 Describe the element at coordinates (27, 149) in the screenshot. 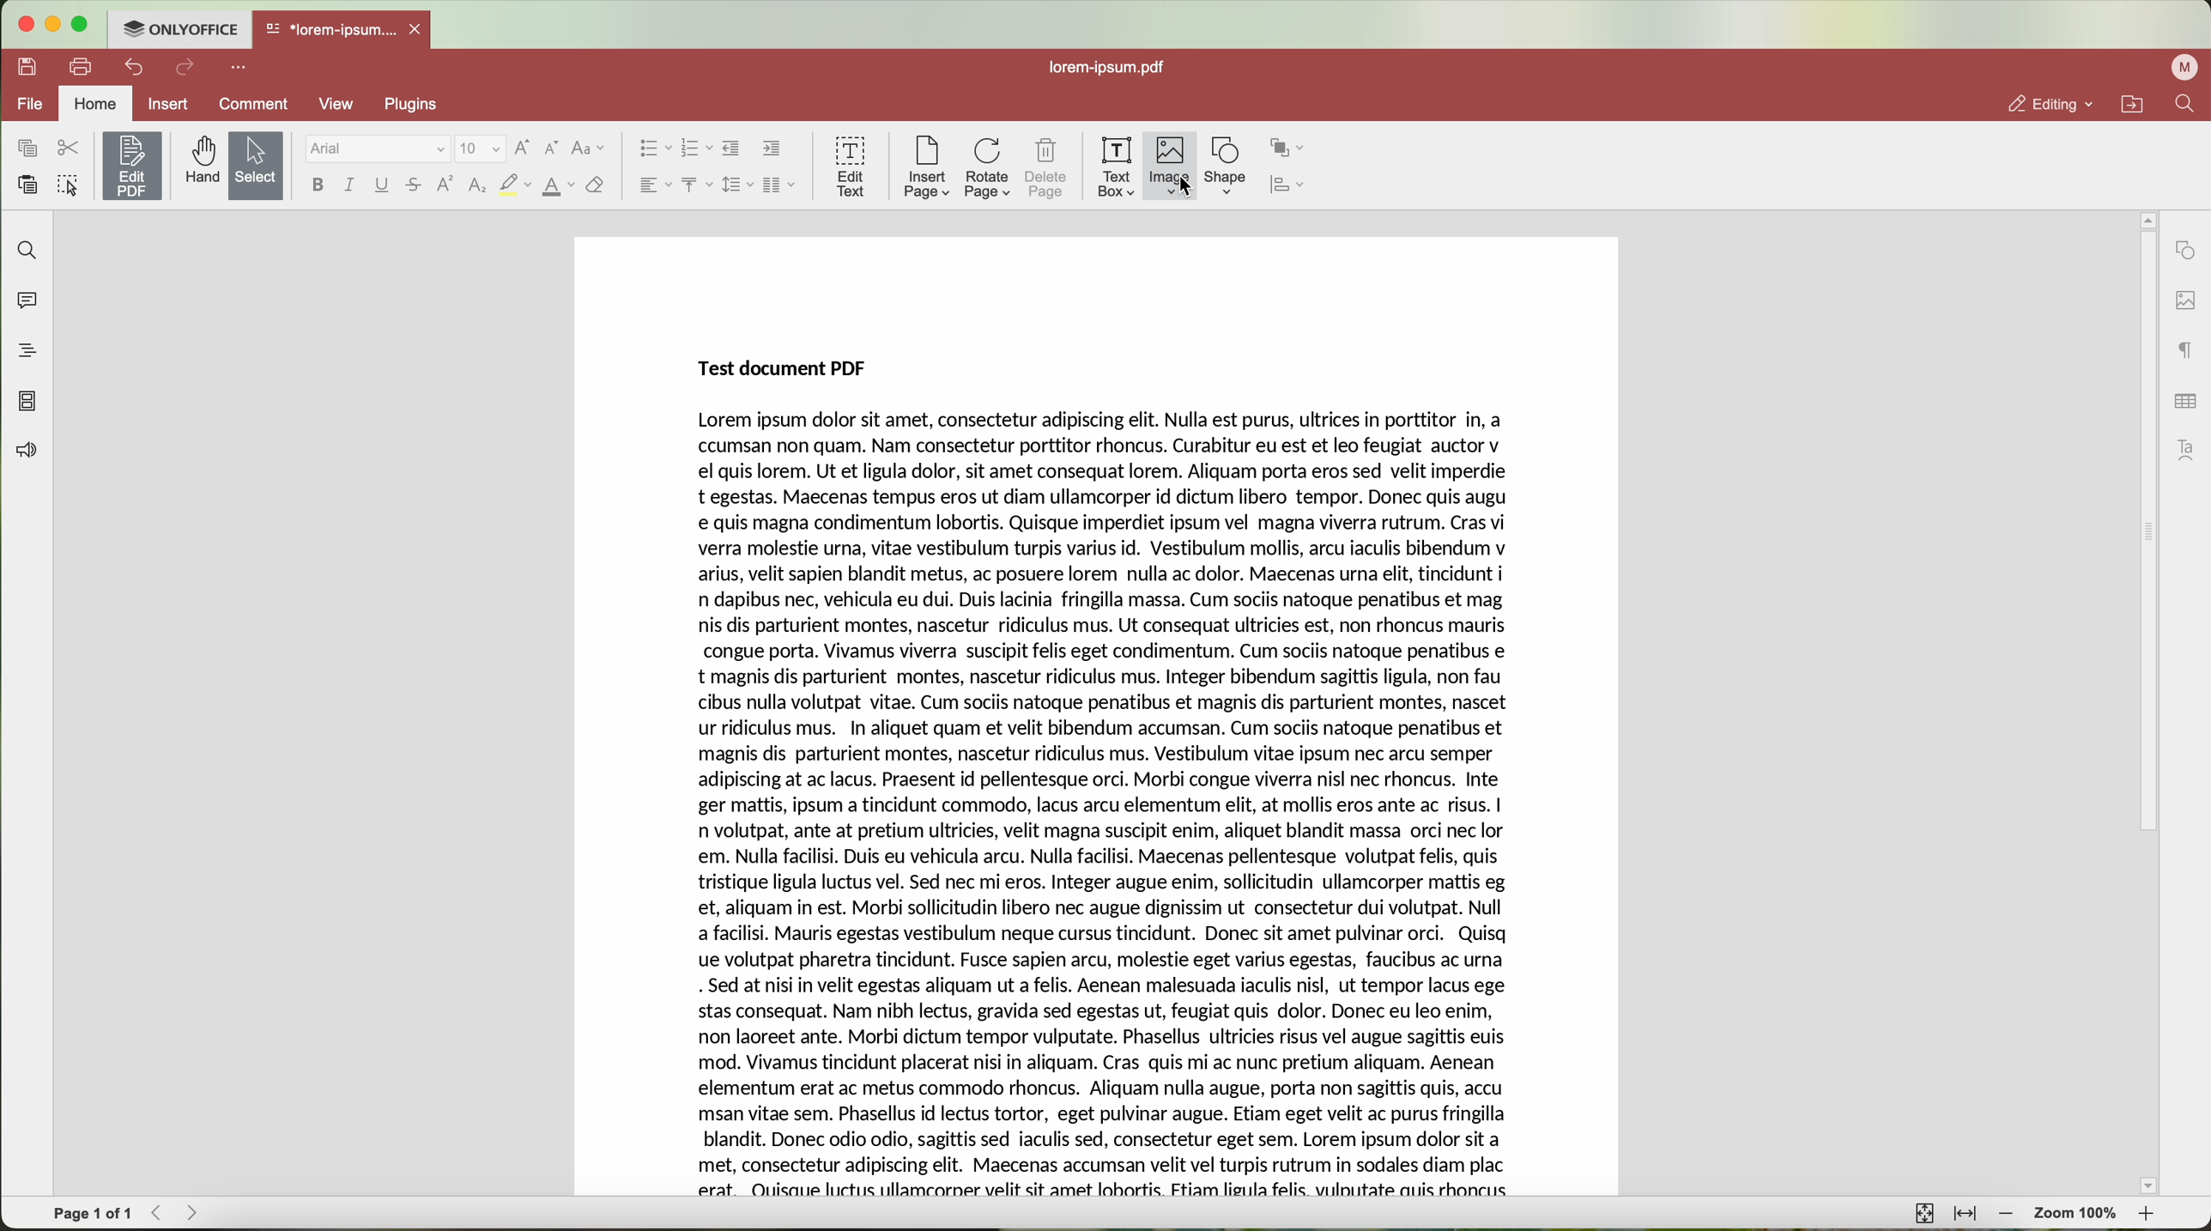

I see `copy` at that location.